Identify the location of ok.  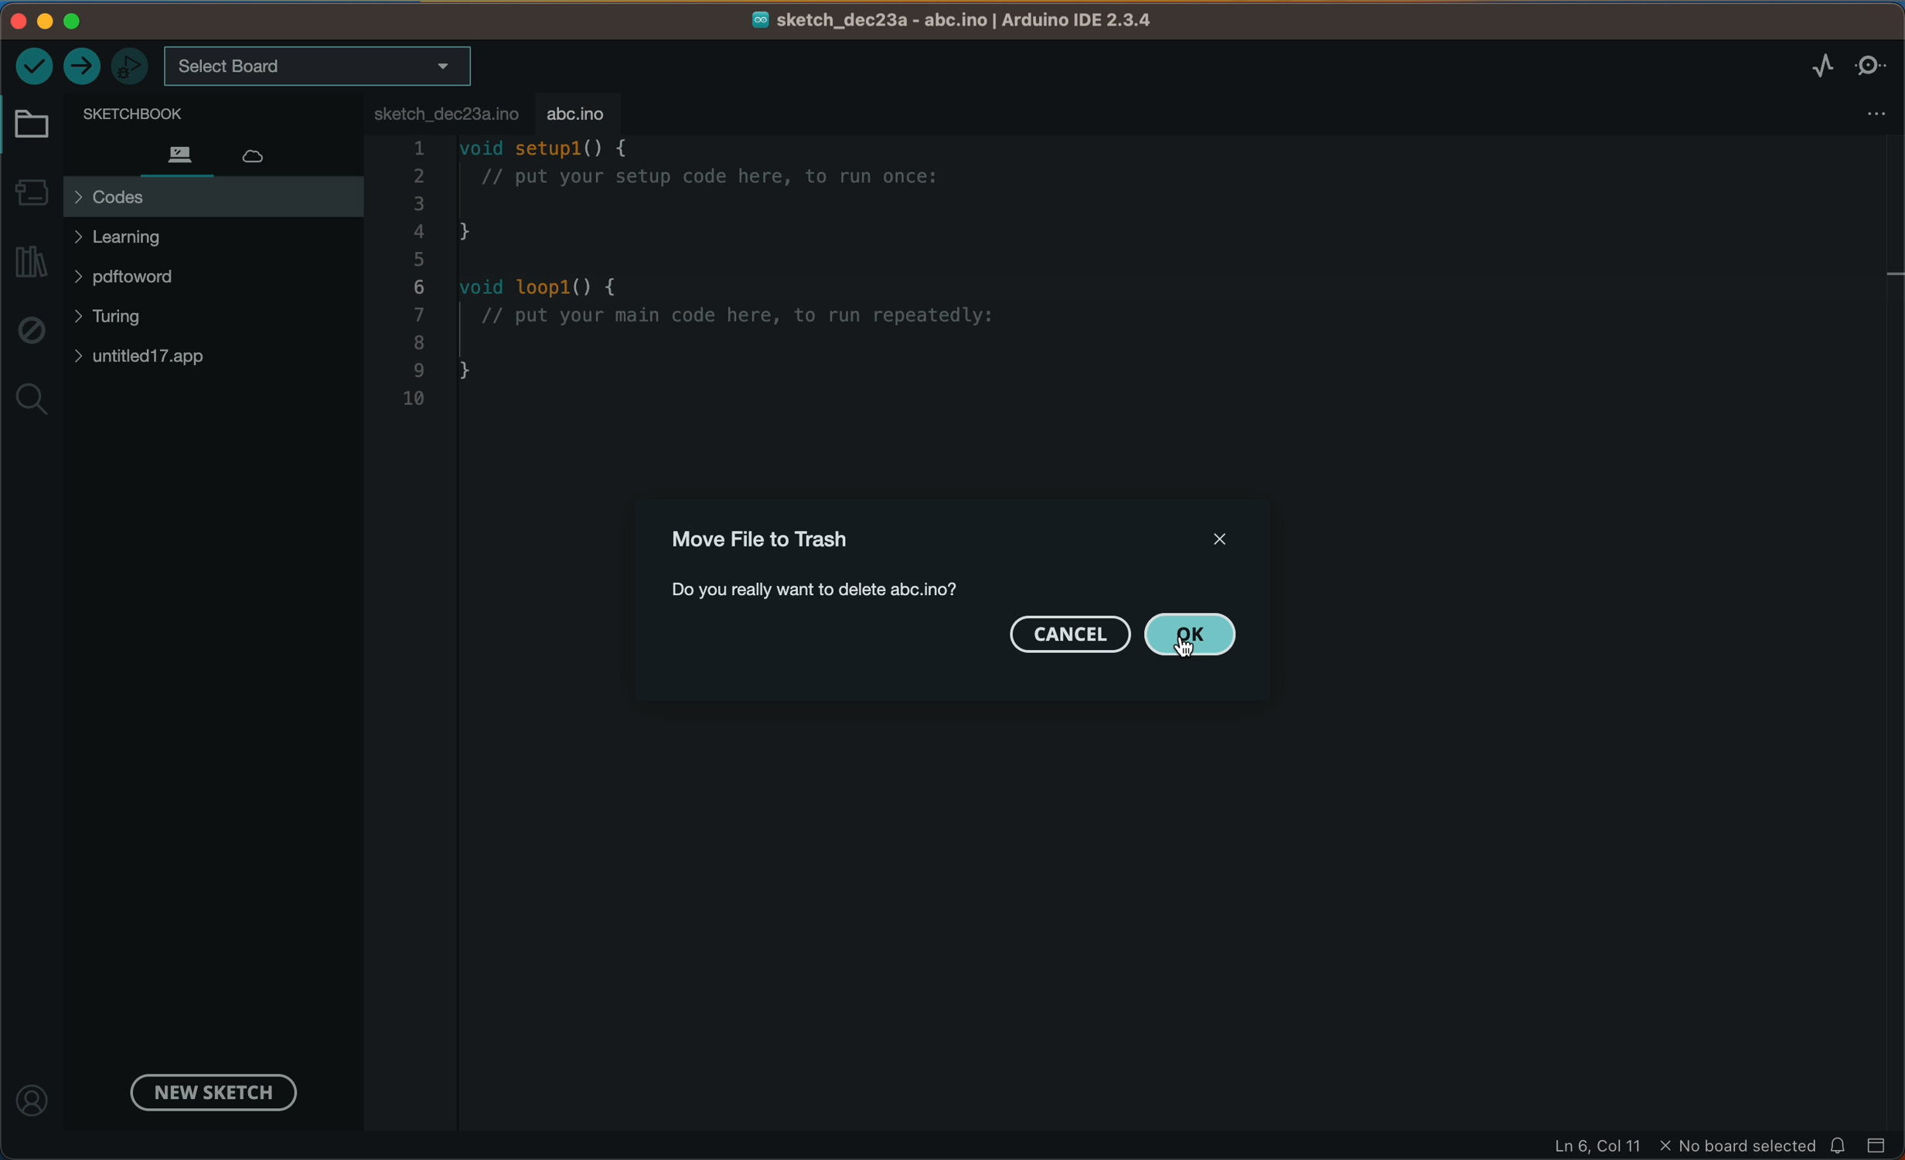
(1188, 635).